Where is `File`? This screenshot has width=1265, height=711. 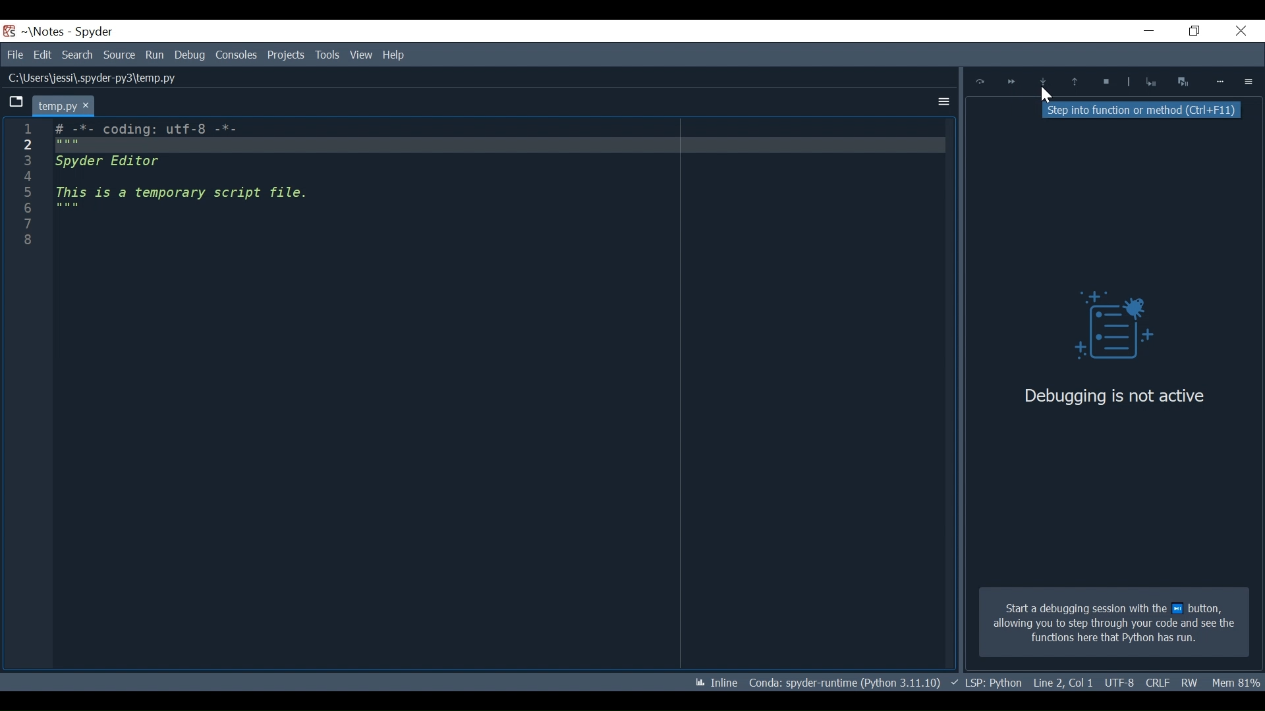
File is located at coordinates (14, 55).